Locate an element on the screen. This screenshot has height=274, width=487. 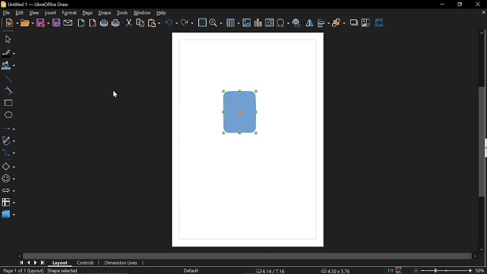
arrows is located at coordinates (8, 190).